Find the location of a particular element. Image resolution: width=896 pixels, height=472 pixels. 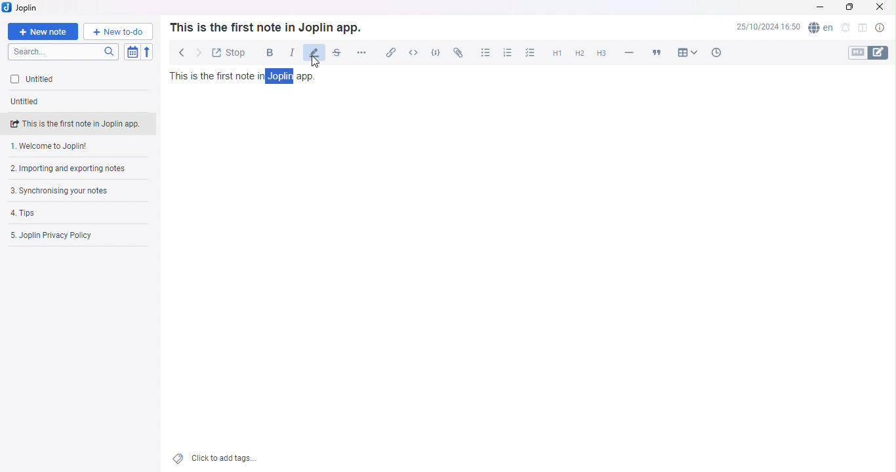

Note properties is located at coordinates (880, 28).